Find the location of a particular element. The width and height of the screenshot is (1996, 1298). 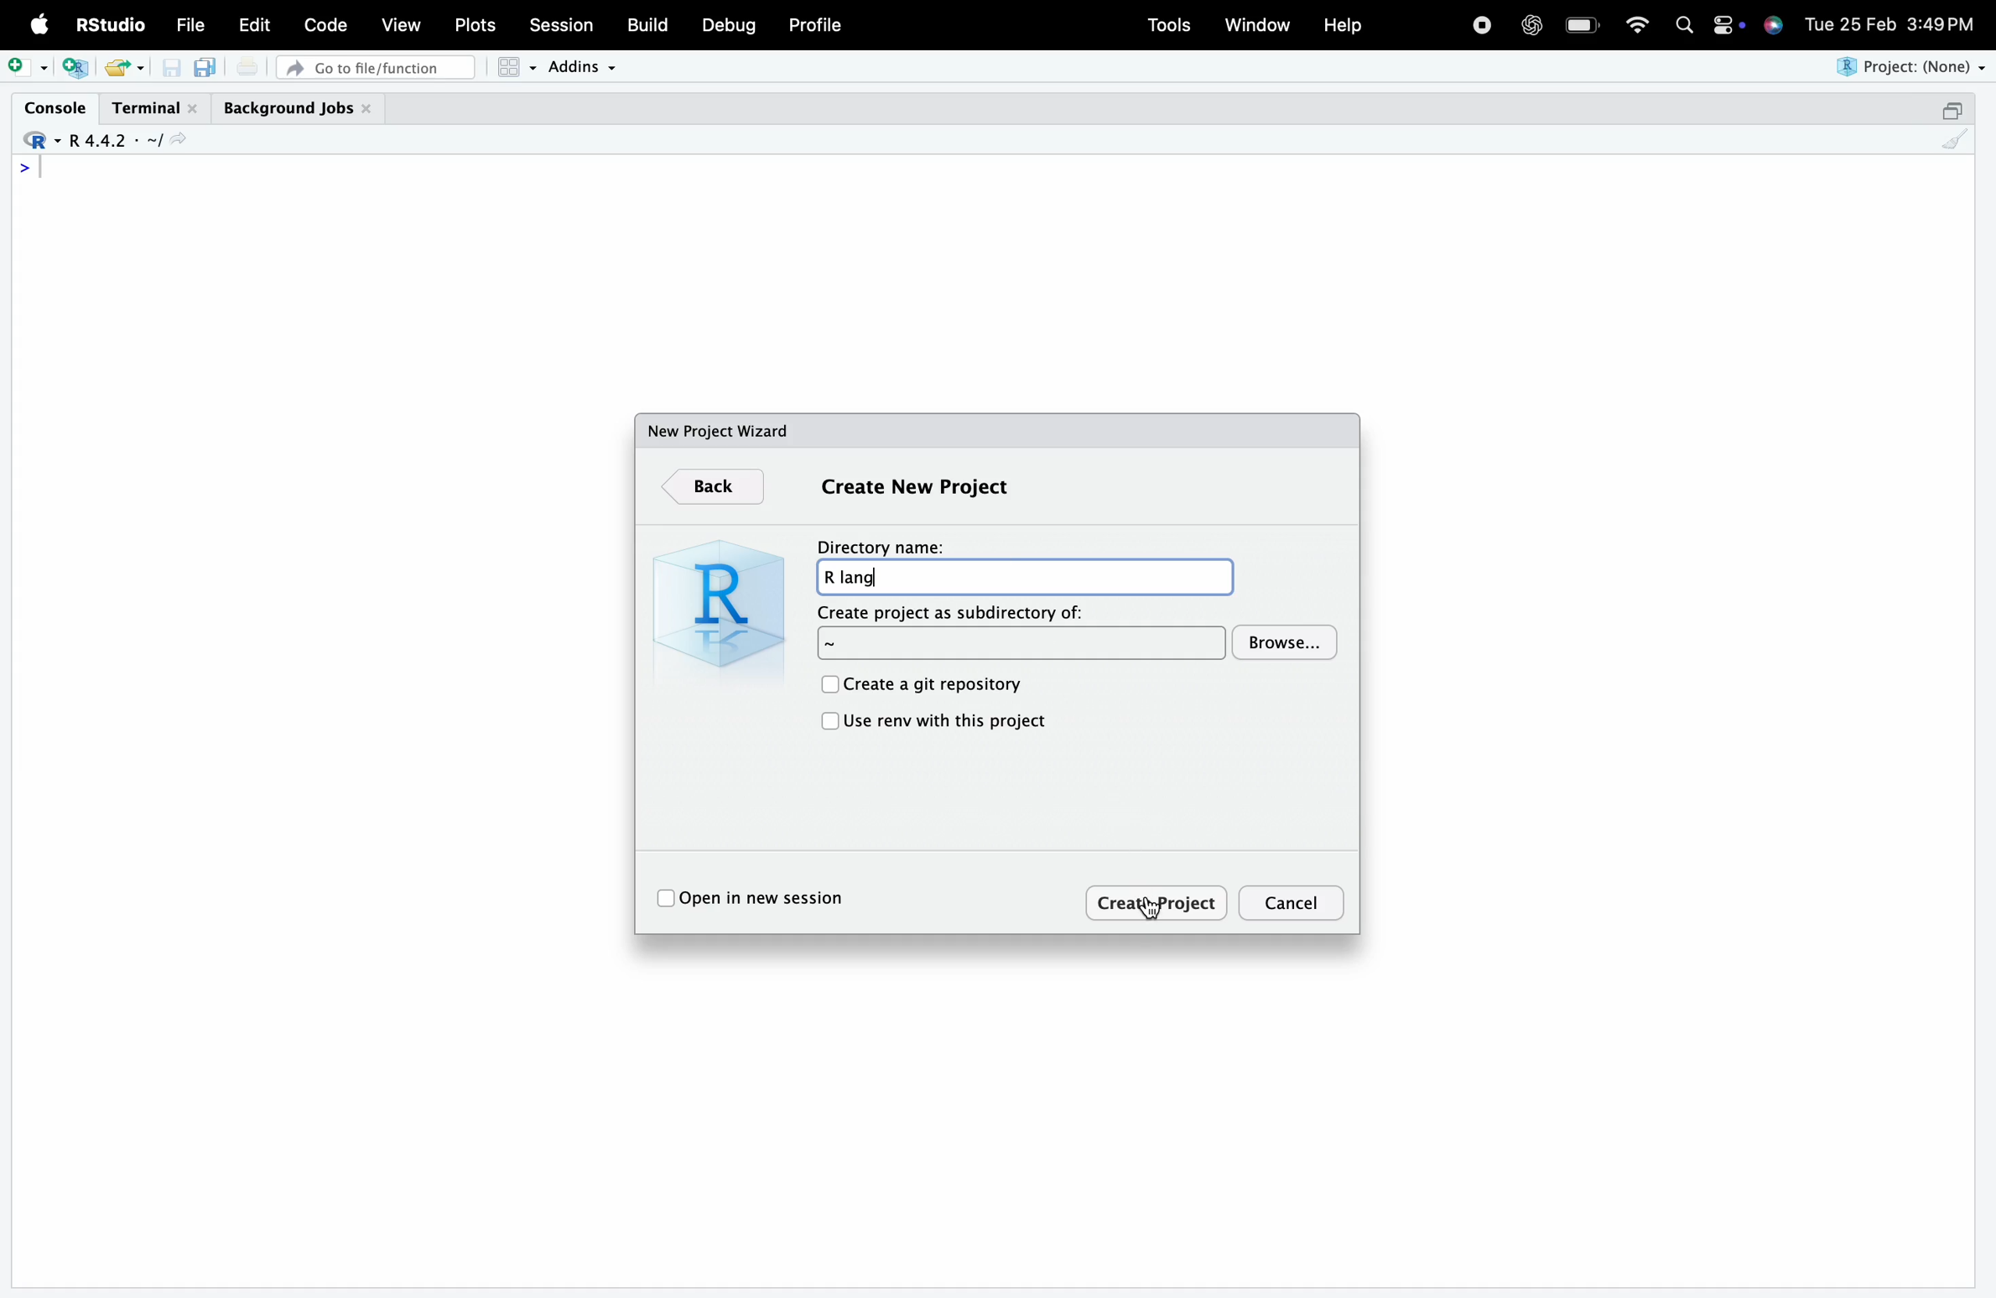

R is located at coordinates (714, 602).